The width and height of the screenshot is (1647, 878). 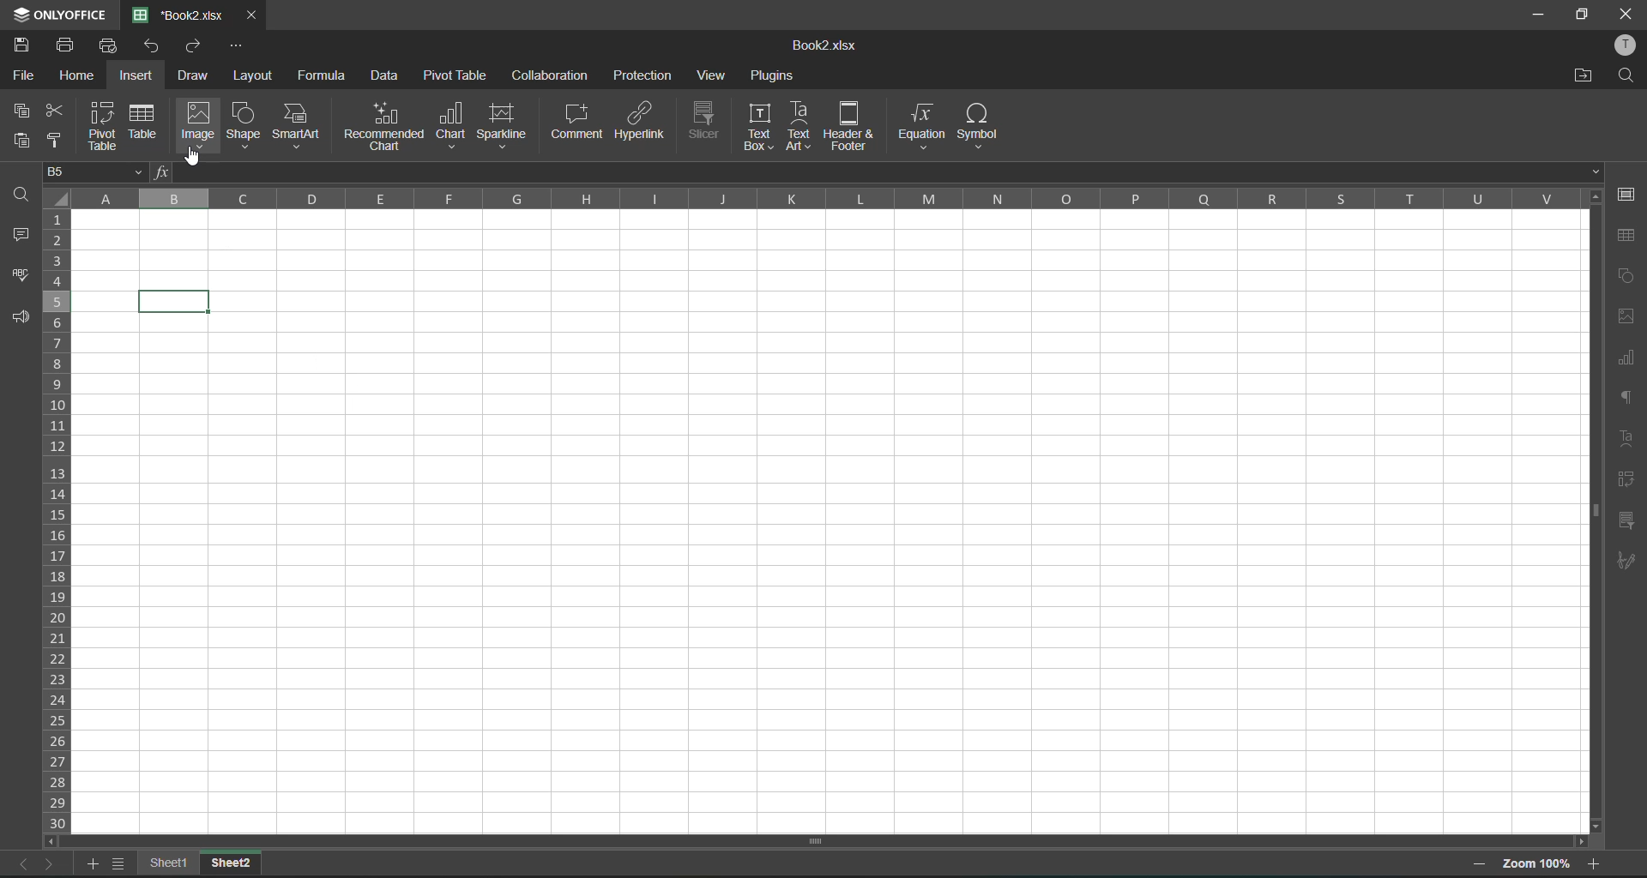 I want to click on cursor, so click(x=194, y=158).